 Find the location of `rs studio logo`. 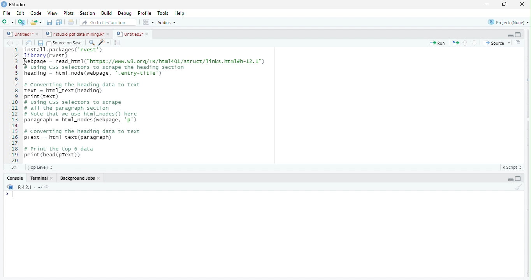

rs studio logo is located at coordinates (4, 4).